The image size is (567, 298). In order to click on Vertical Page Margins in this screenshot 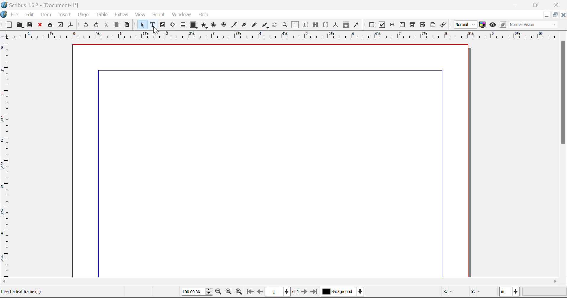, I will do `click(286, 35)`.